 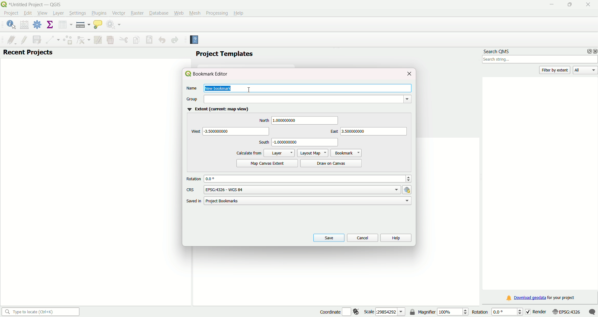 I want to click on Settings, so click(x=76, y=13).